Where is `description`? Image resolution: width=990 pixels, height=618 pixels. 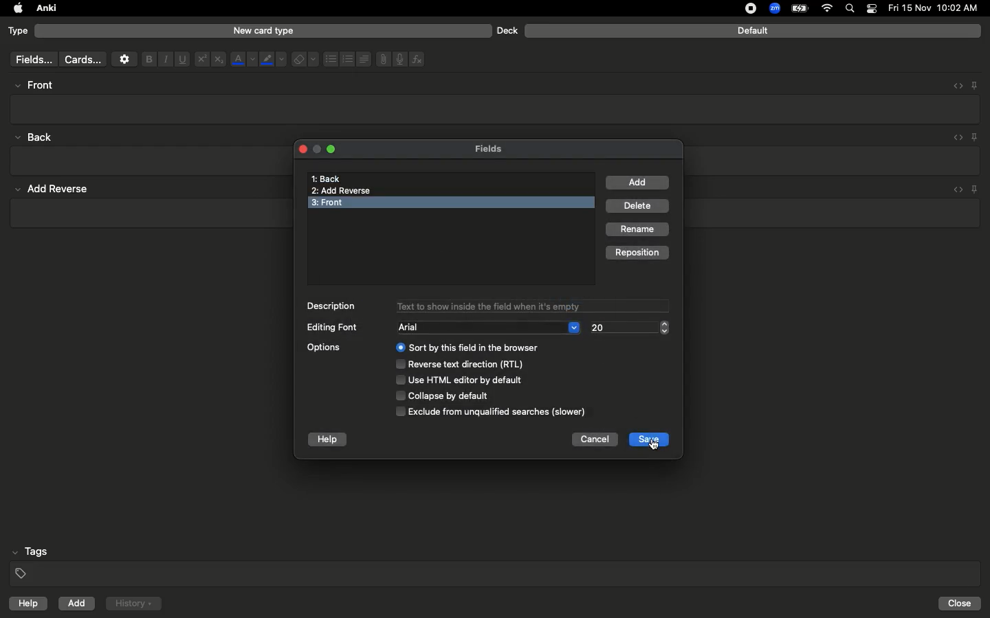 description is located at coordinates (332, 306).